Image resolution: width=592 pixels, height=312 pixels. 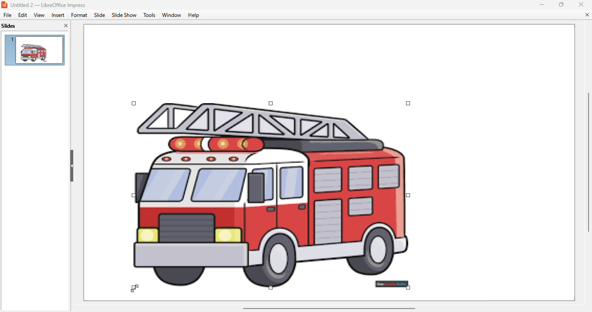 What do you see at coordinates (194, 15) in the screenshot?
I see `help` at bounding box center [194, 15].